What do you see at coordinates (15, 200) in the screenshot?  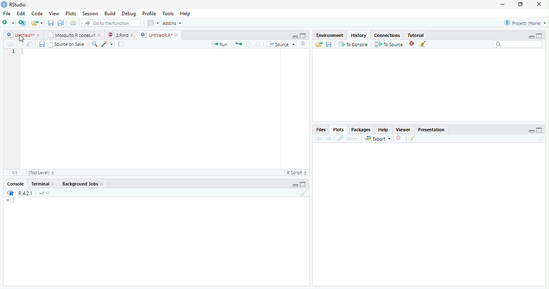 I see `Cursor` at bounding box center [15, 200].